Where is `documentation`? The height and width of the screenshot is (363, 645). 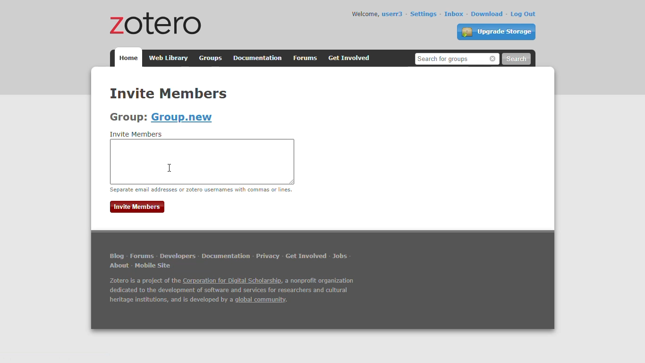 documentation is located at coordinates (258, 58).